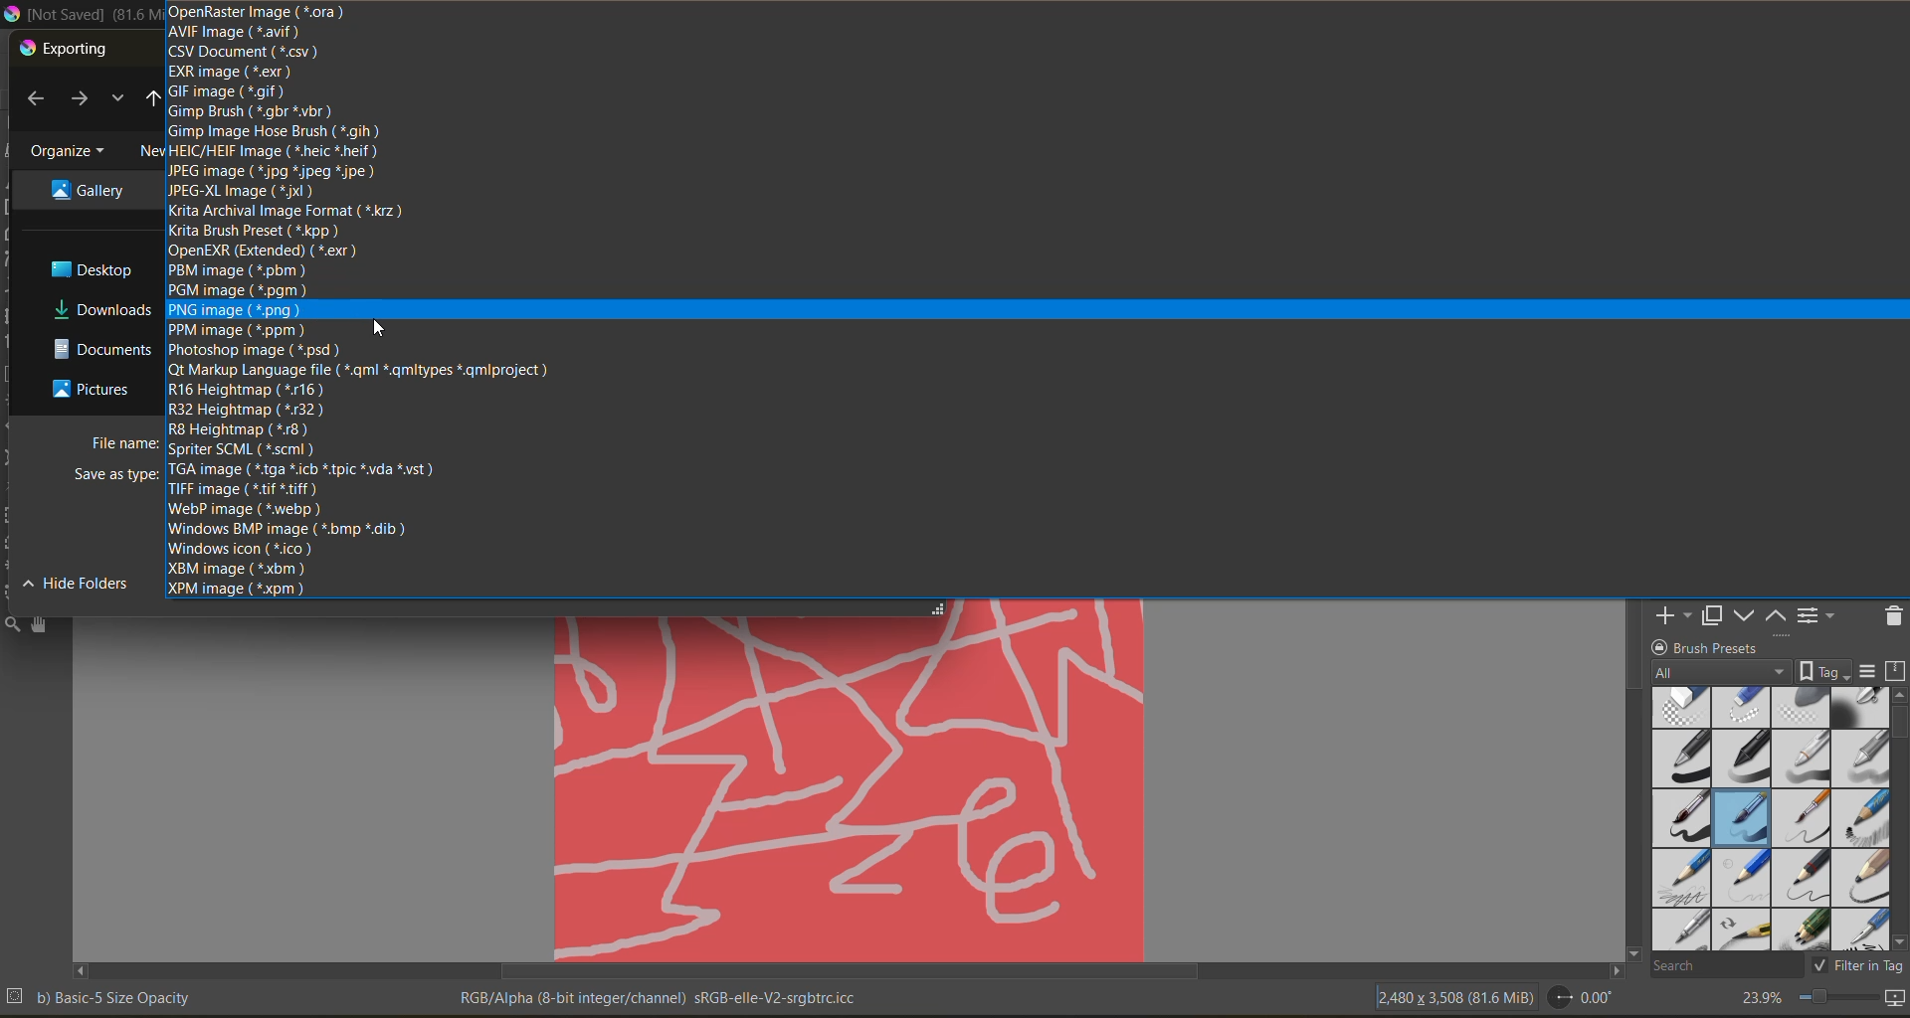 The height and width of the screenshot is (1018, 1910). What do you see at coordinates (1867, 671) in the screenshot?
I see `display settings` at bounding box center [1867, 671].